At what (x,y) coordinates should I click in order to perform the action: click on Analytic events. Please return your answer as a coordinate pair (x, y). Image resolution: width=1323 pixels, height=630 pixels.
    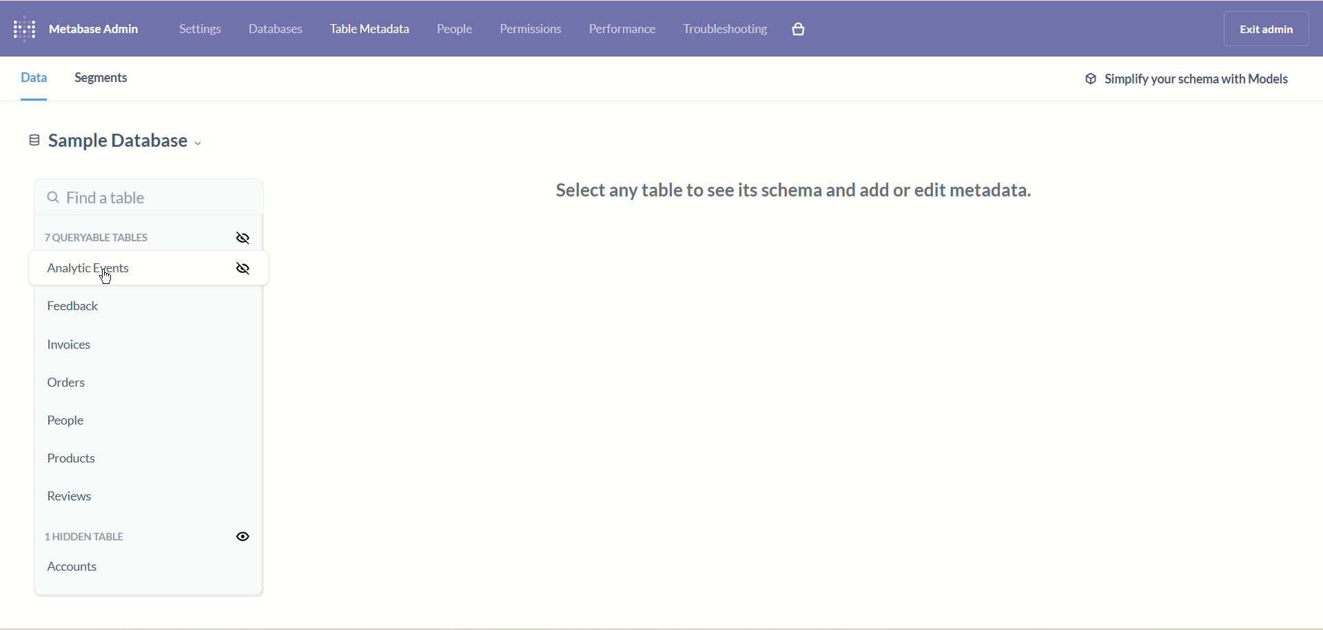
    Looking at the image, I should click on (93, 273).